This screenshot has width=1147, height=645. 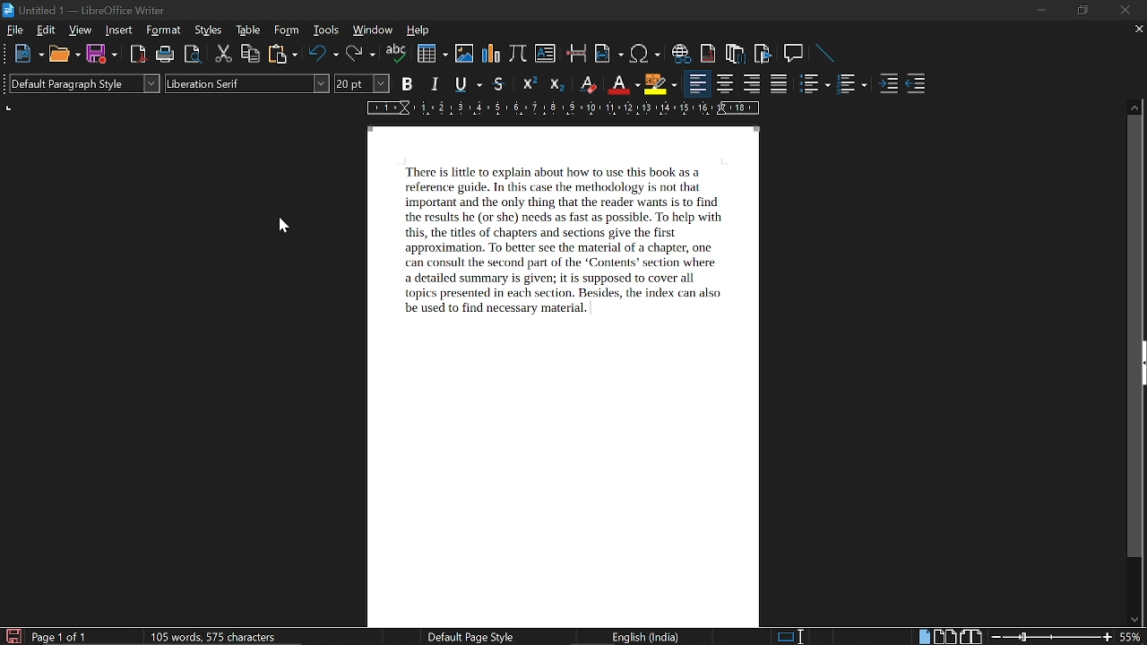 What do you see at coordinates (47, 30) in the screenshot?
I see `edit` at bounding box center [47, 30].